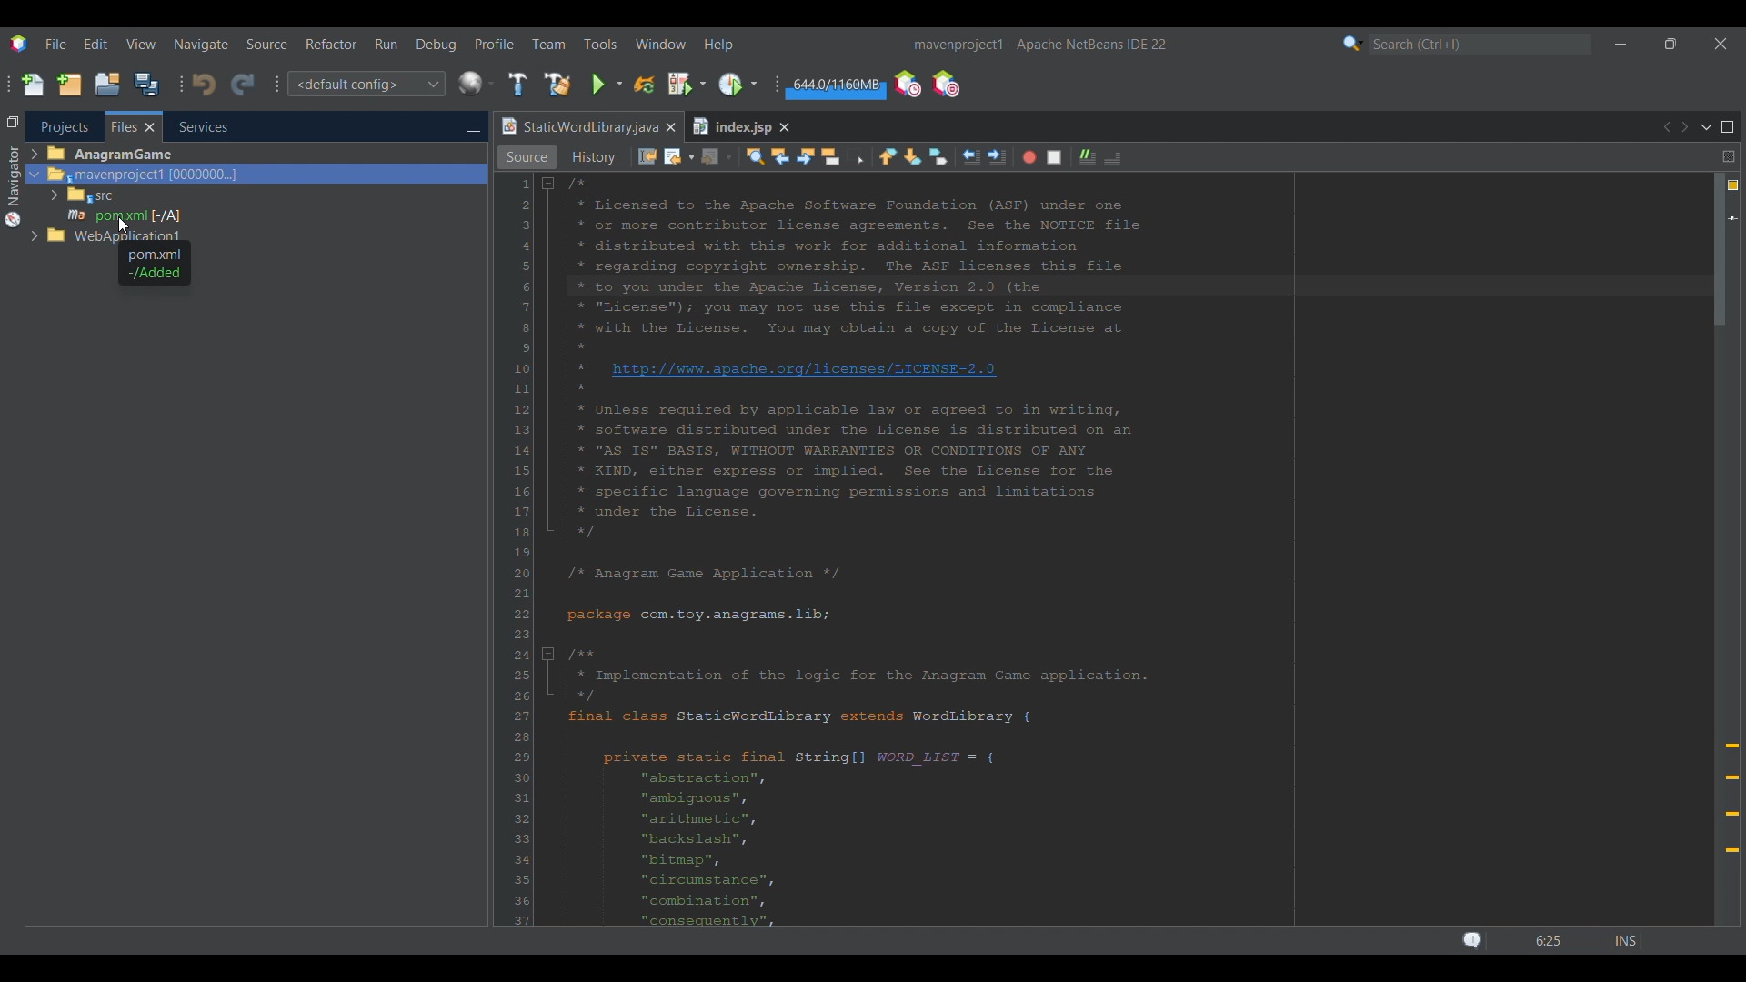 This screenshot has width=1746, height=982. I want to click on File menu, so click(55, 44).